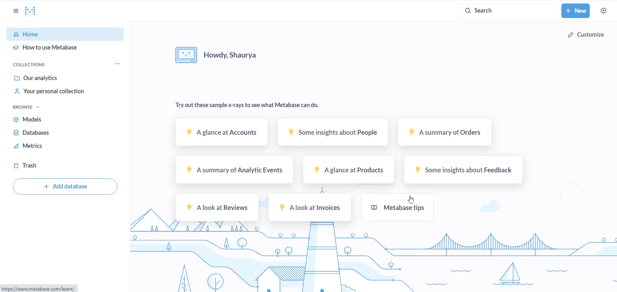 The width and height of the screenshot is (617, 292). Describe the element at coordinates (36, 166) in the screenshot. I see `trash` at that location.